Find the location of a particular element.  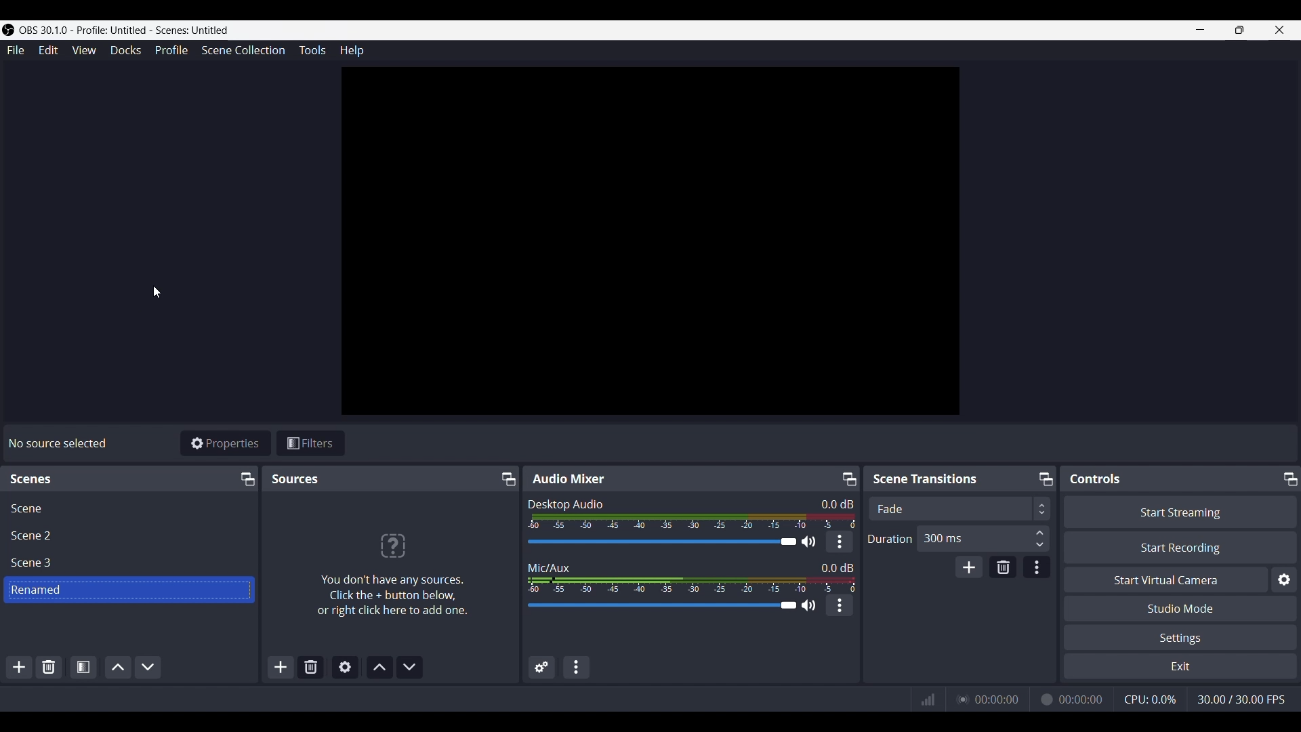

CPU Usage is located at coordinates (1151, 699).